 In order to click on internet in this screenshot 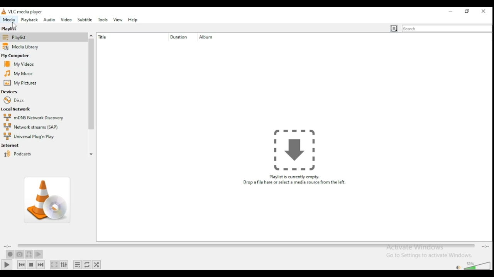, I will do `click(12, 145)`.